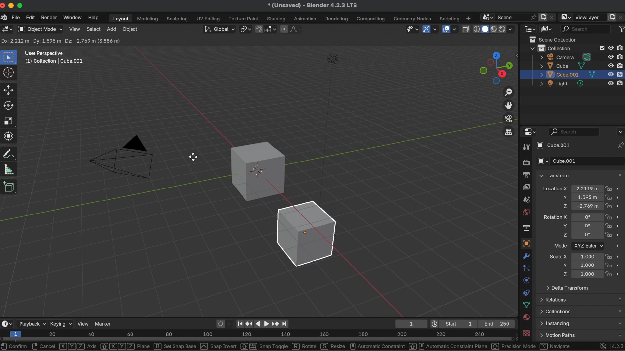 This screenshot has height=351, width=625. I want to click on rotate, so click(10, 106).